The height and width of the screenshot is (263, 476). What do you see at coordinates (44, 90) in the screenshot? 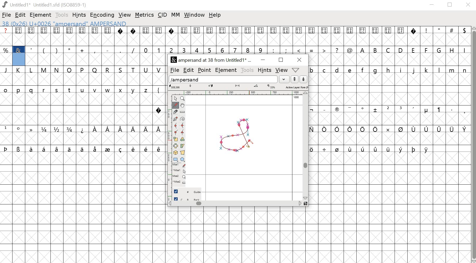
I see `r` at bounding box center [44, 90].